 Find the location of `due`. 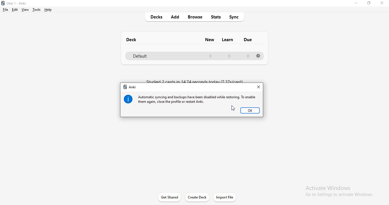

due is located at coordinates (248, 41).